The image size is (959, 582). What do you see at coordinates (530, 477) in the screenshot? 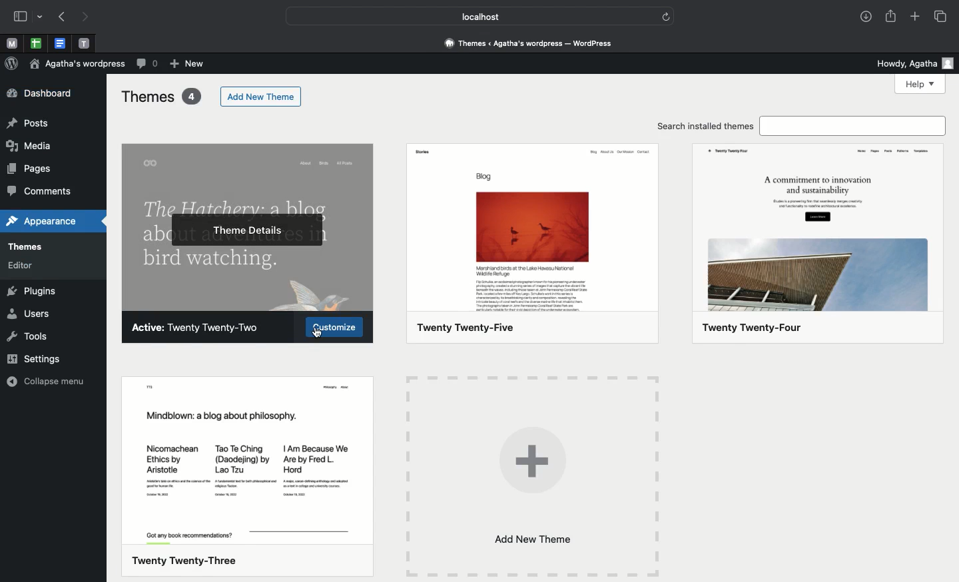
I see `Add new theme` at bounding box center [530, 477].